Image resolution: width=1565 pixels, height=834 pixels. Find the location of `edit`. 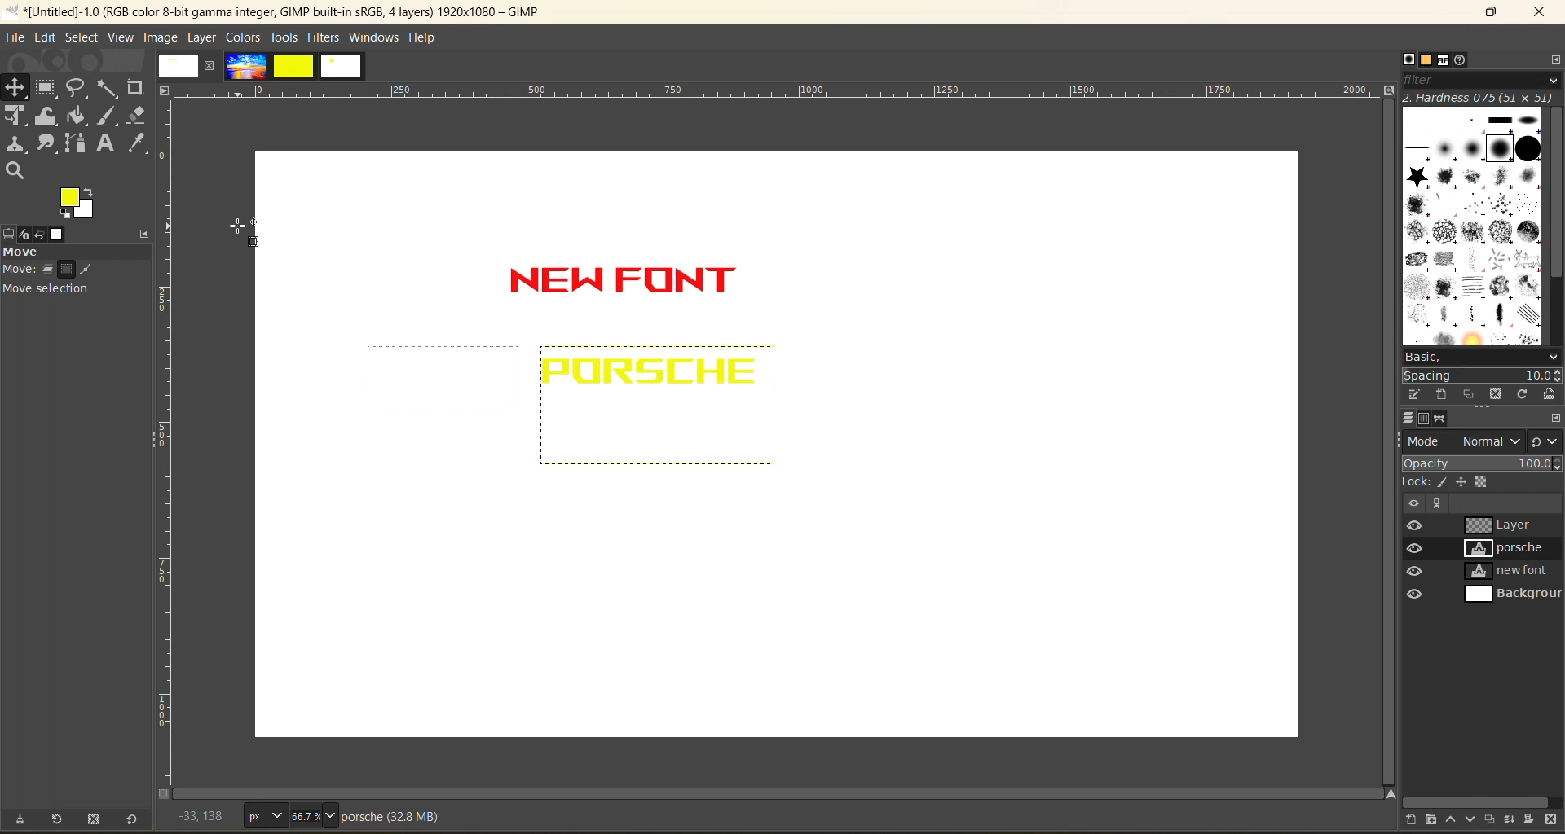

edit is located at coordinates (47, 38).